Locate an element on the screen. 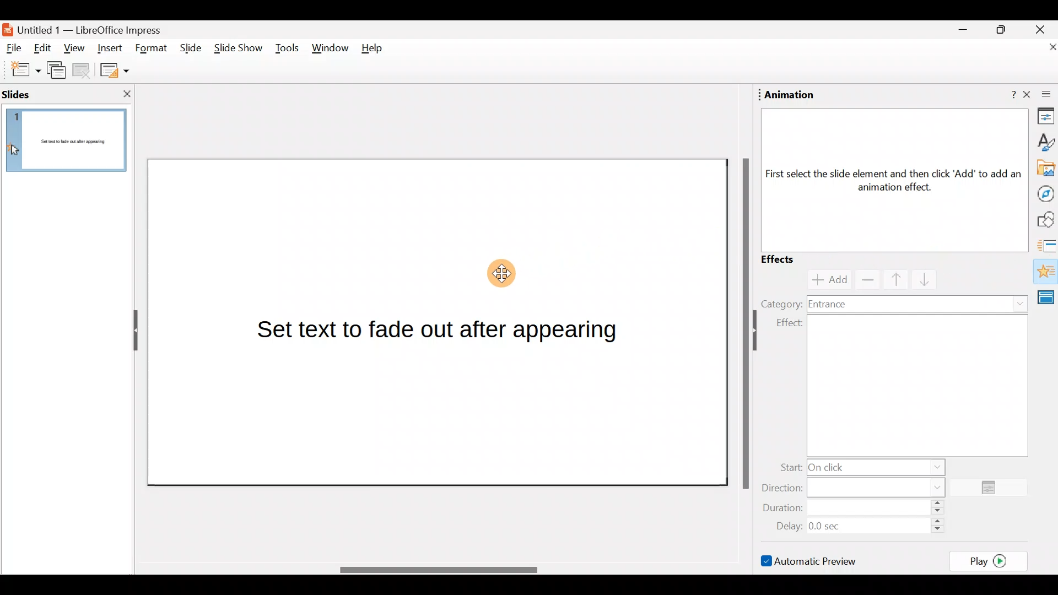  Animation is located at coordinates (790, 95).